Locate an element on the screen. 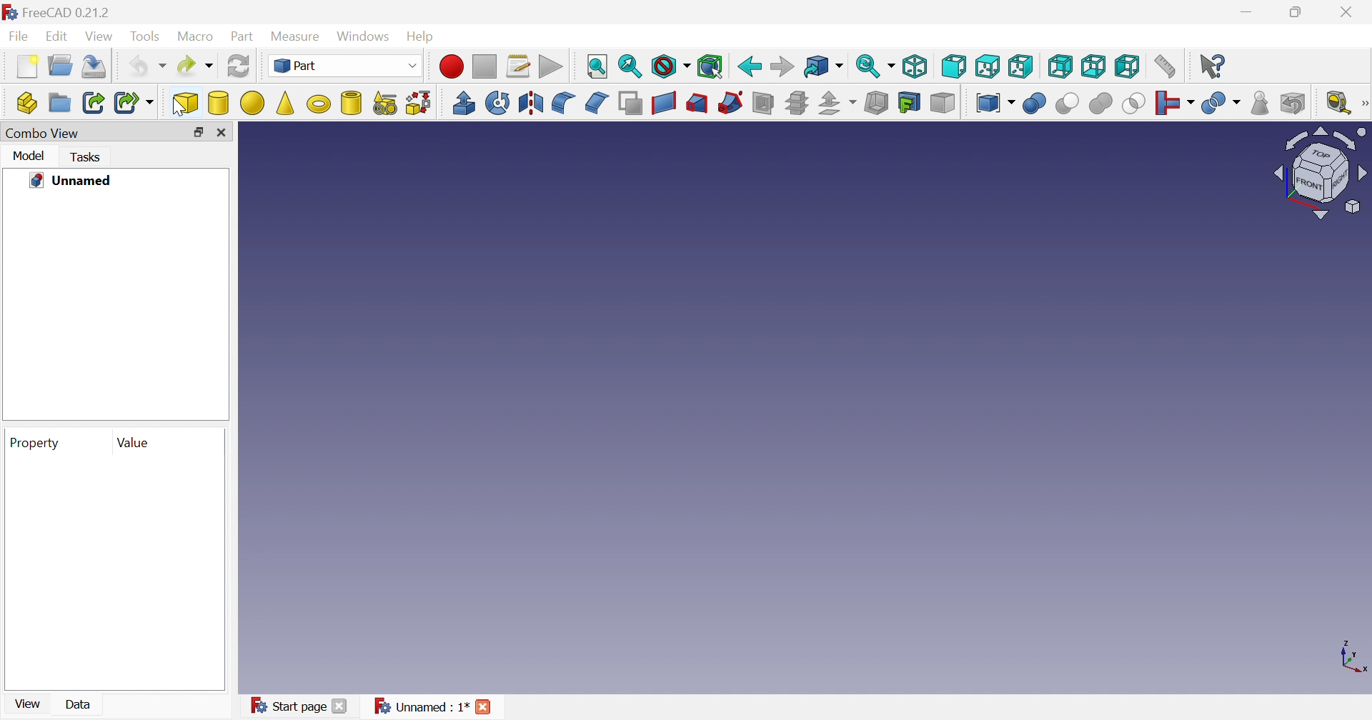 The width and height of the screenshot is (1372, 720). Revolve is located at coordinates (497, 102).